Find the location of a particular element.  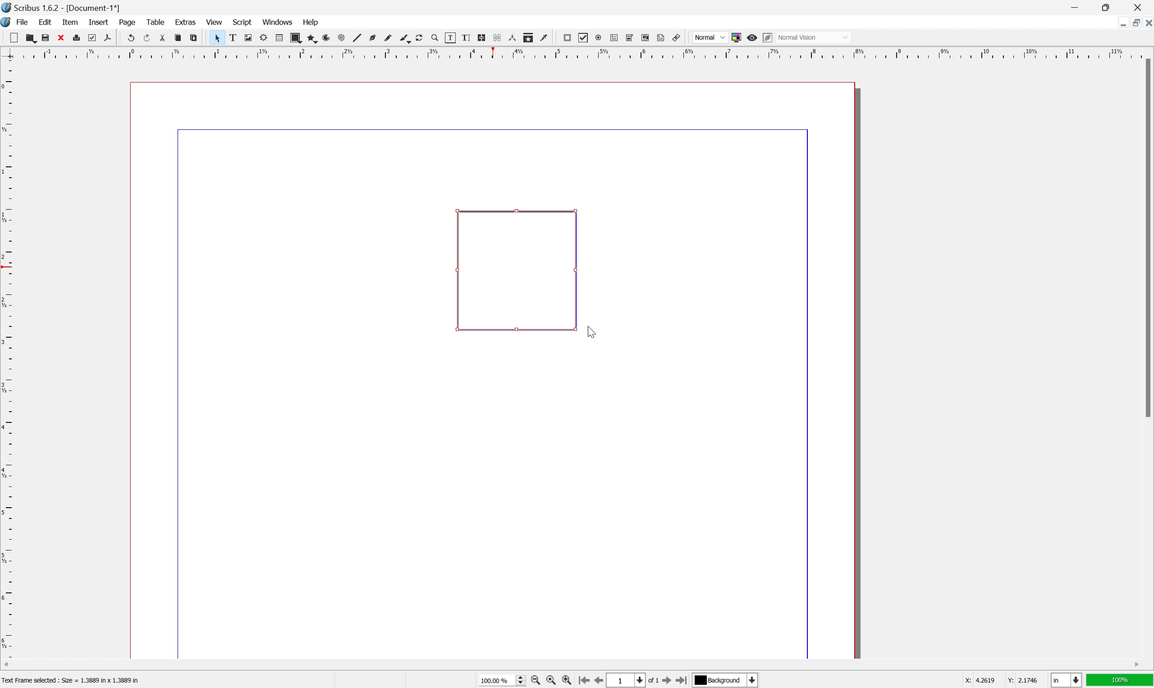

unlink text frames is located at coordinates (497, 38).